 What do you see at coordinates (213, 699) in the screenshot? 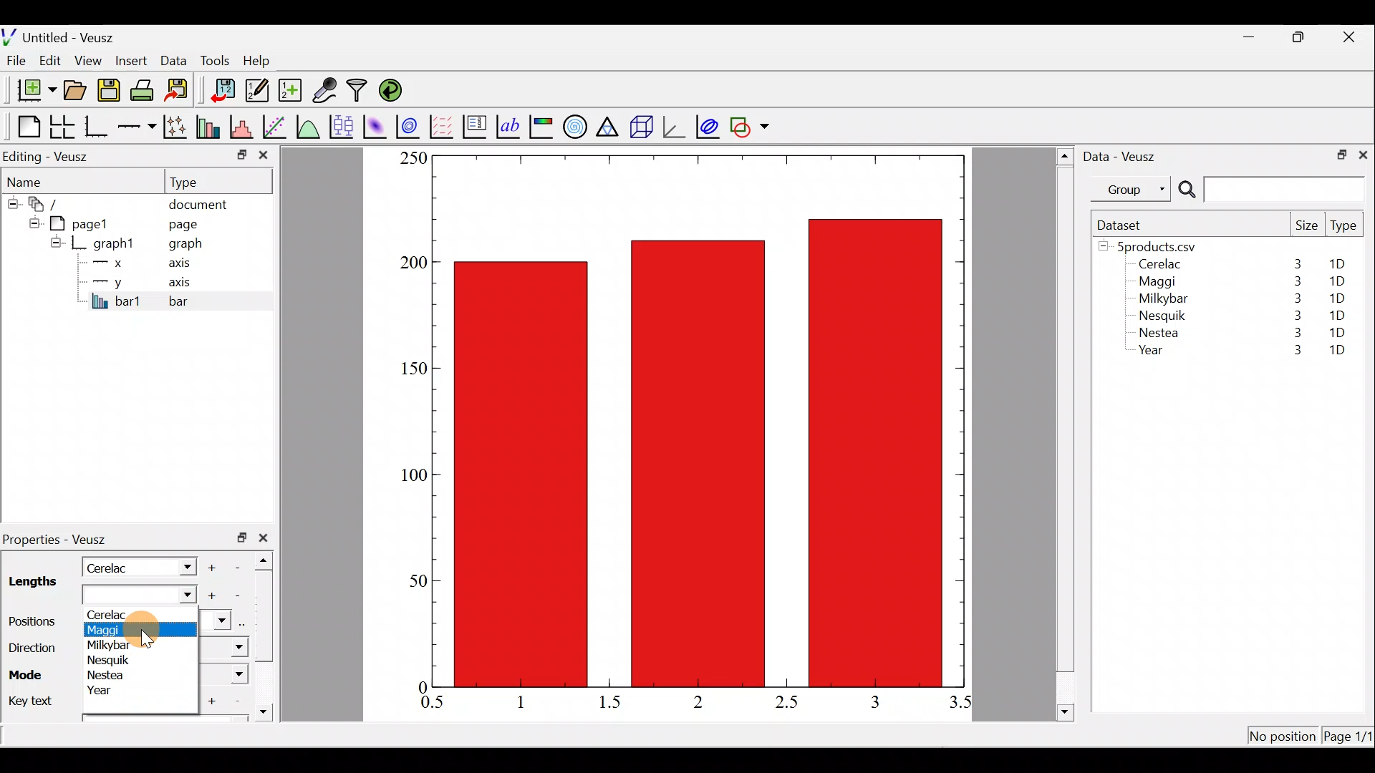
I see `add another item` at bounding box center [213, 699].